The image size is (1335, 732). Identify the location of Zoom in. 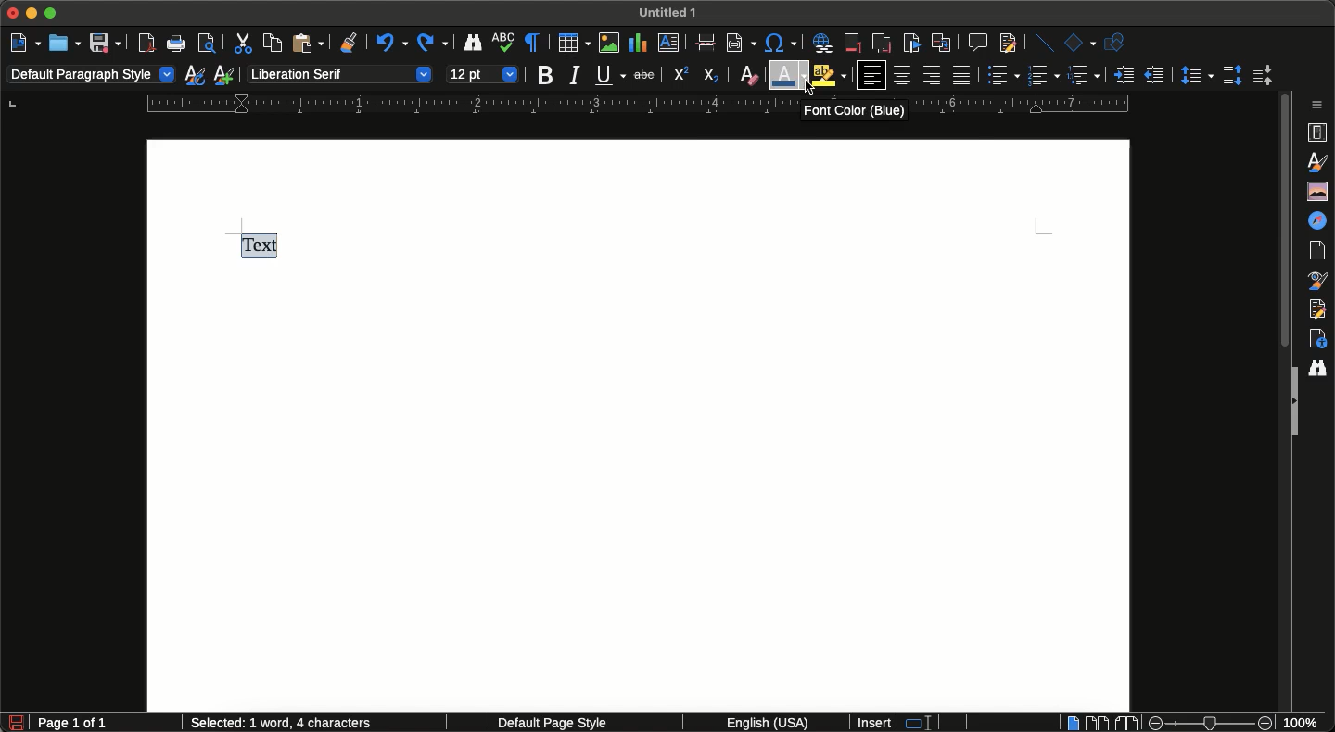
(1267, 724).